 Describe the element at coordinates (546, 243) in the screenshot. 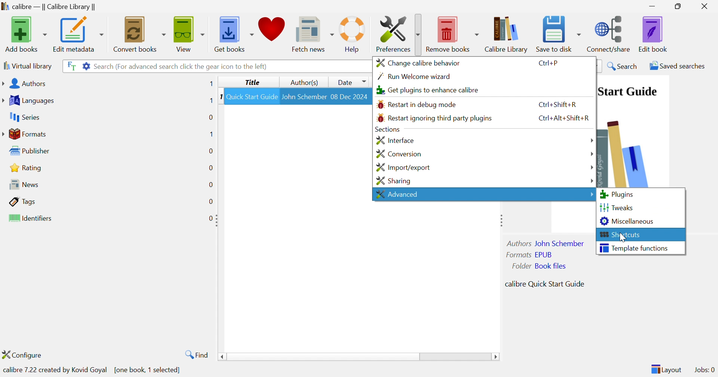

I see `Authors John Schember` at that location.